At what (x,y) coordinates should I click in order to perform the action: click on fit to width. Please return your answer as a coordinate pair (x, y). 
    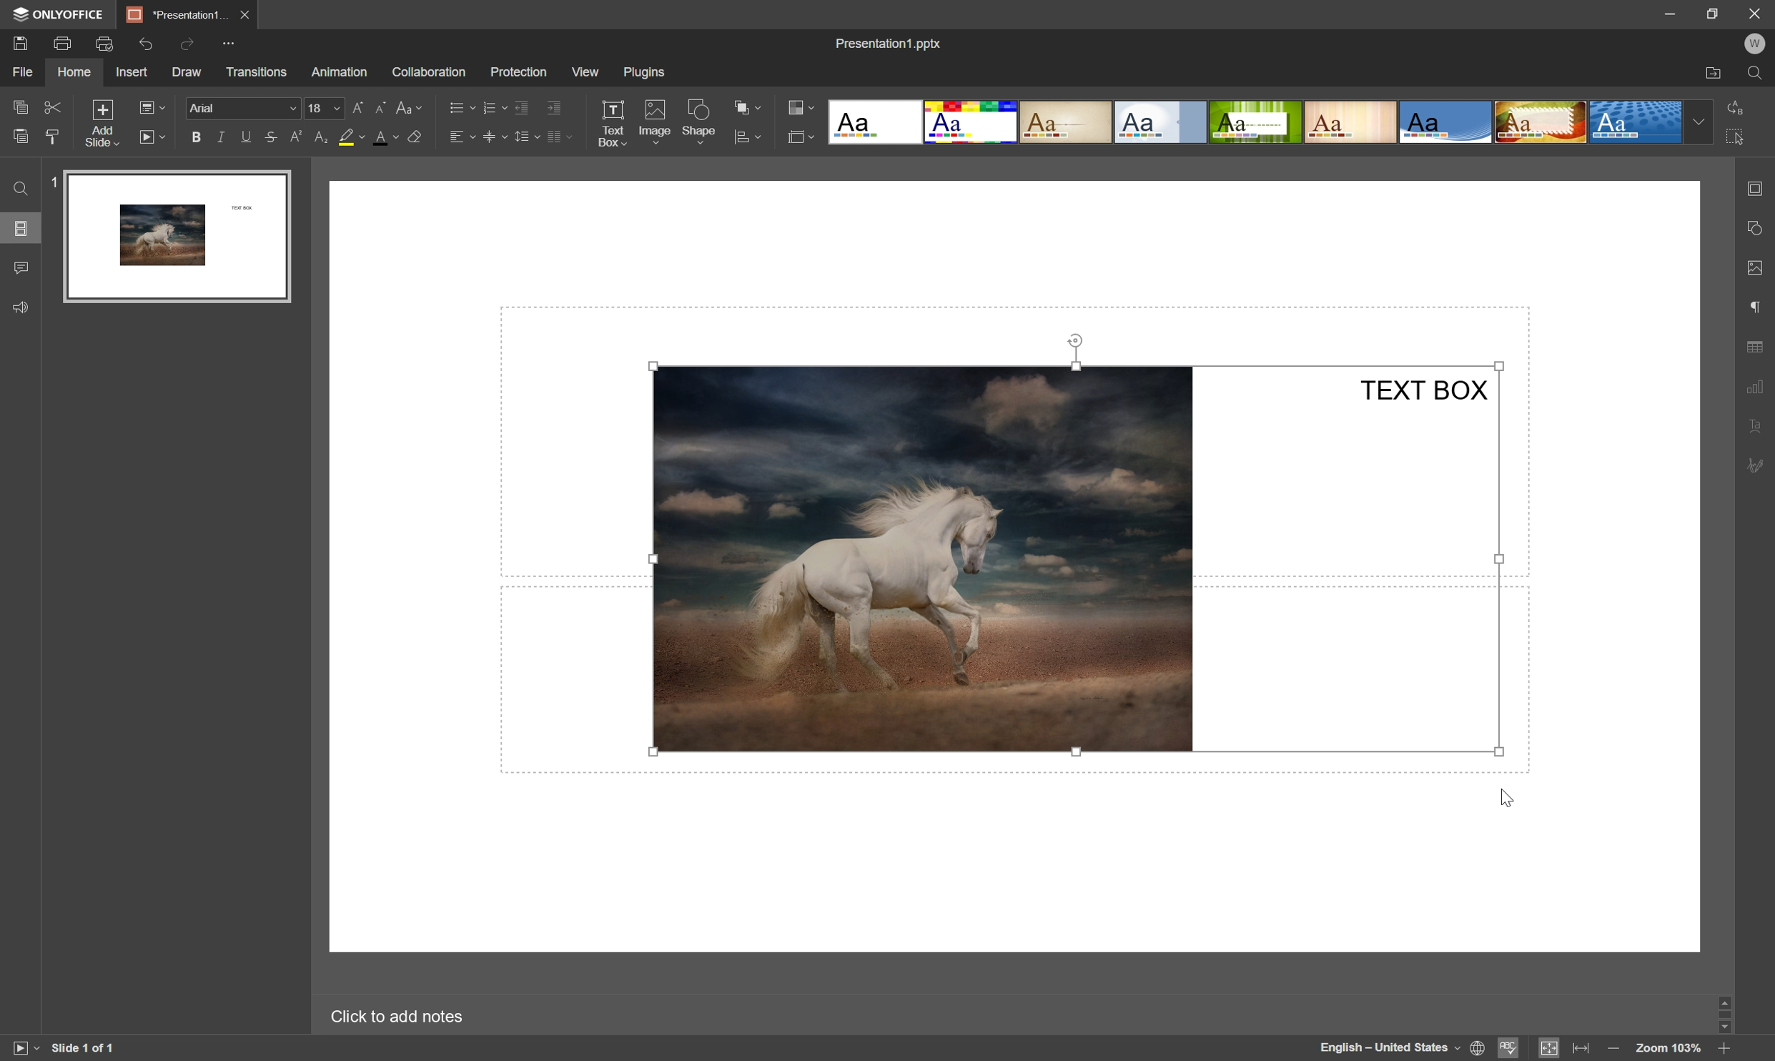
    Looking at the image, I should click on (1583, 1048).